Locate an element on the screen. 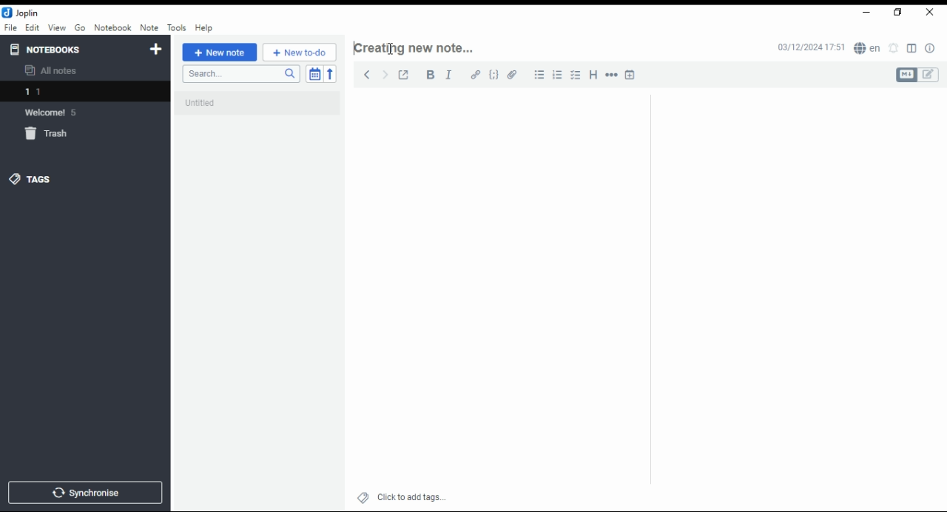  new note is located at coordinates (219, 53).